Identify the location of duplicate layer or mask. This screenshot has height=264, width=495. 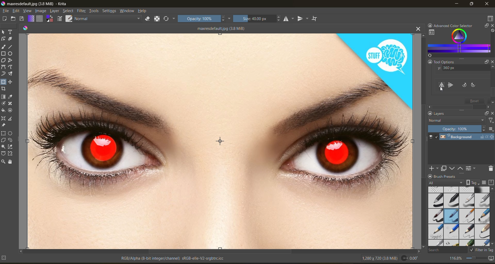
(444, 169).